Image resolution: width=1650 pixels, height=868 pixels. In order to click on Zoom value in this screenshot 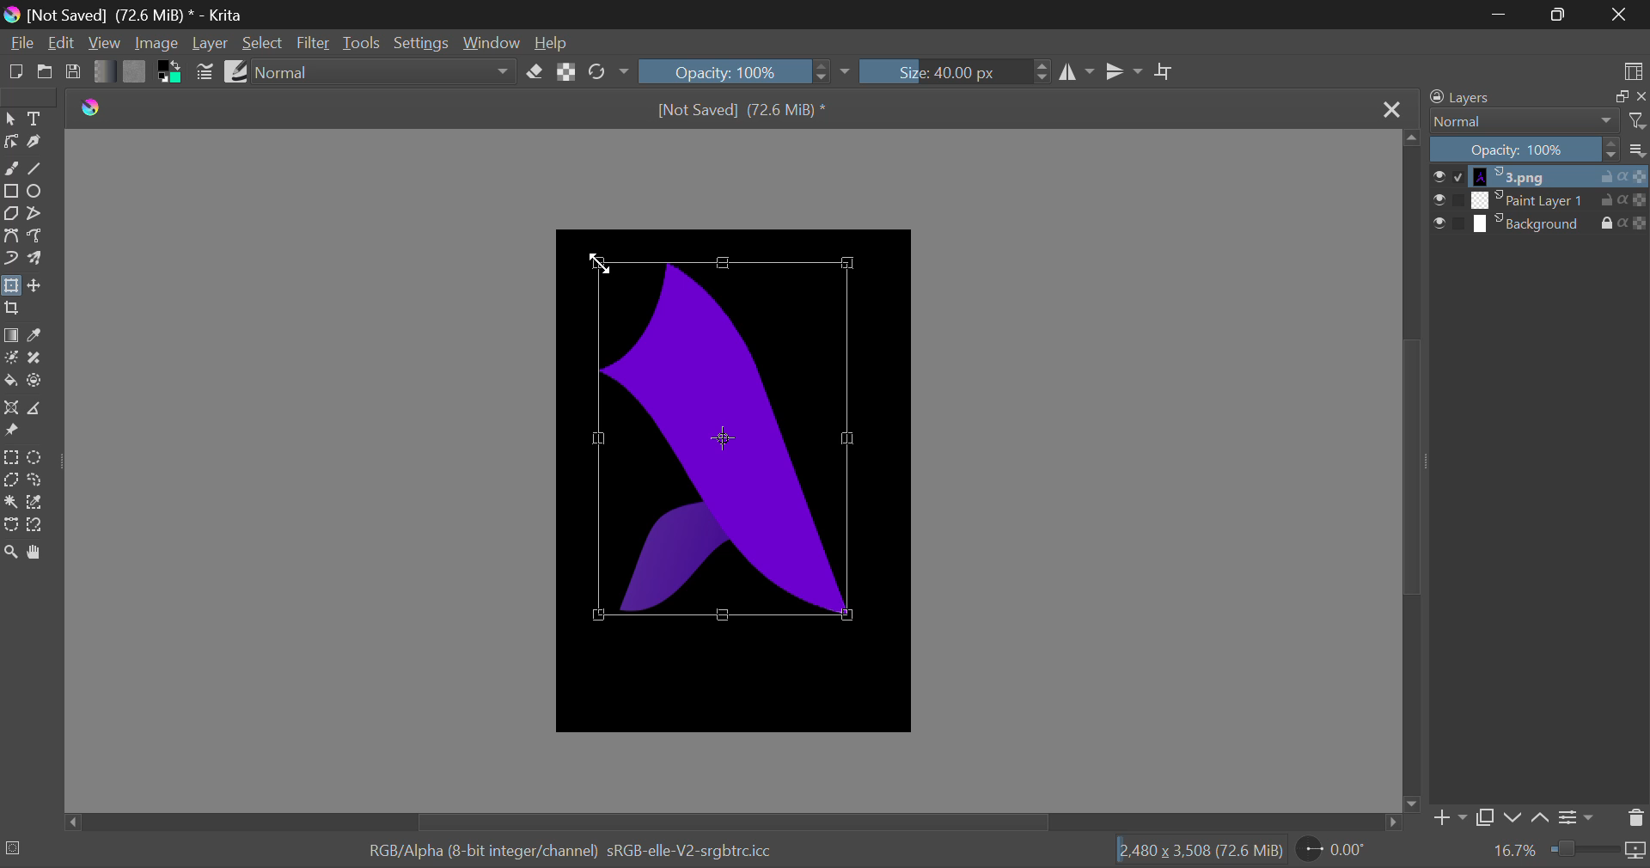, I will do `click(1515, 850)`.